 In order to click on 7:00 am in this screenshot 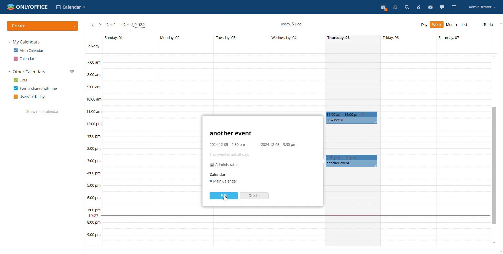, I will do `click(94, 63)`.